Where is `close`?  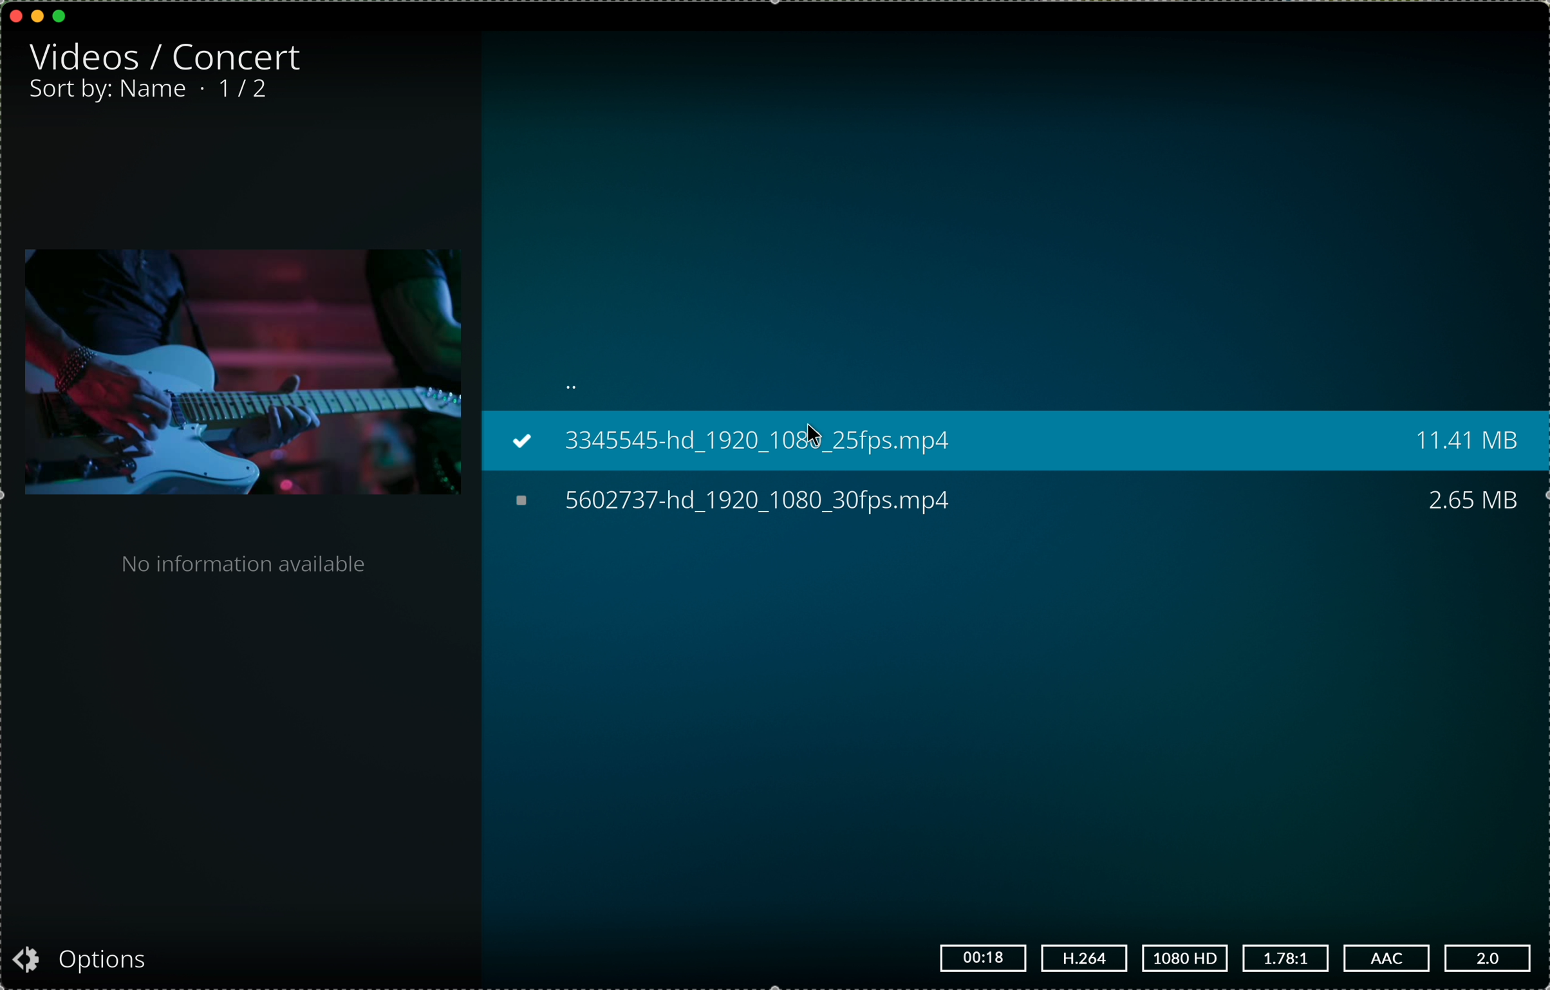
close is located at coordinates (15, 14).